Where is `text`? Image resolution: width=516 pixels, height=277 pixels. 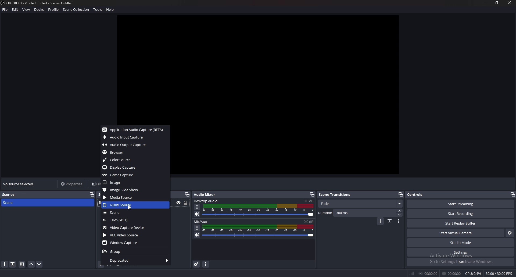
text is located at coordinates (135, 220).